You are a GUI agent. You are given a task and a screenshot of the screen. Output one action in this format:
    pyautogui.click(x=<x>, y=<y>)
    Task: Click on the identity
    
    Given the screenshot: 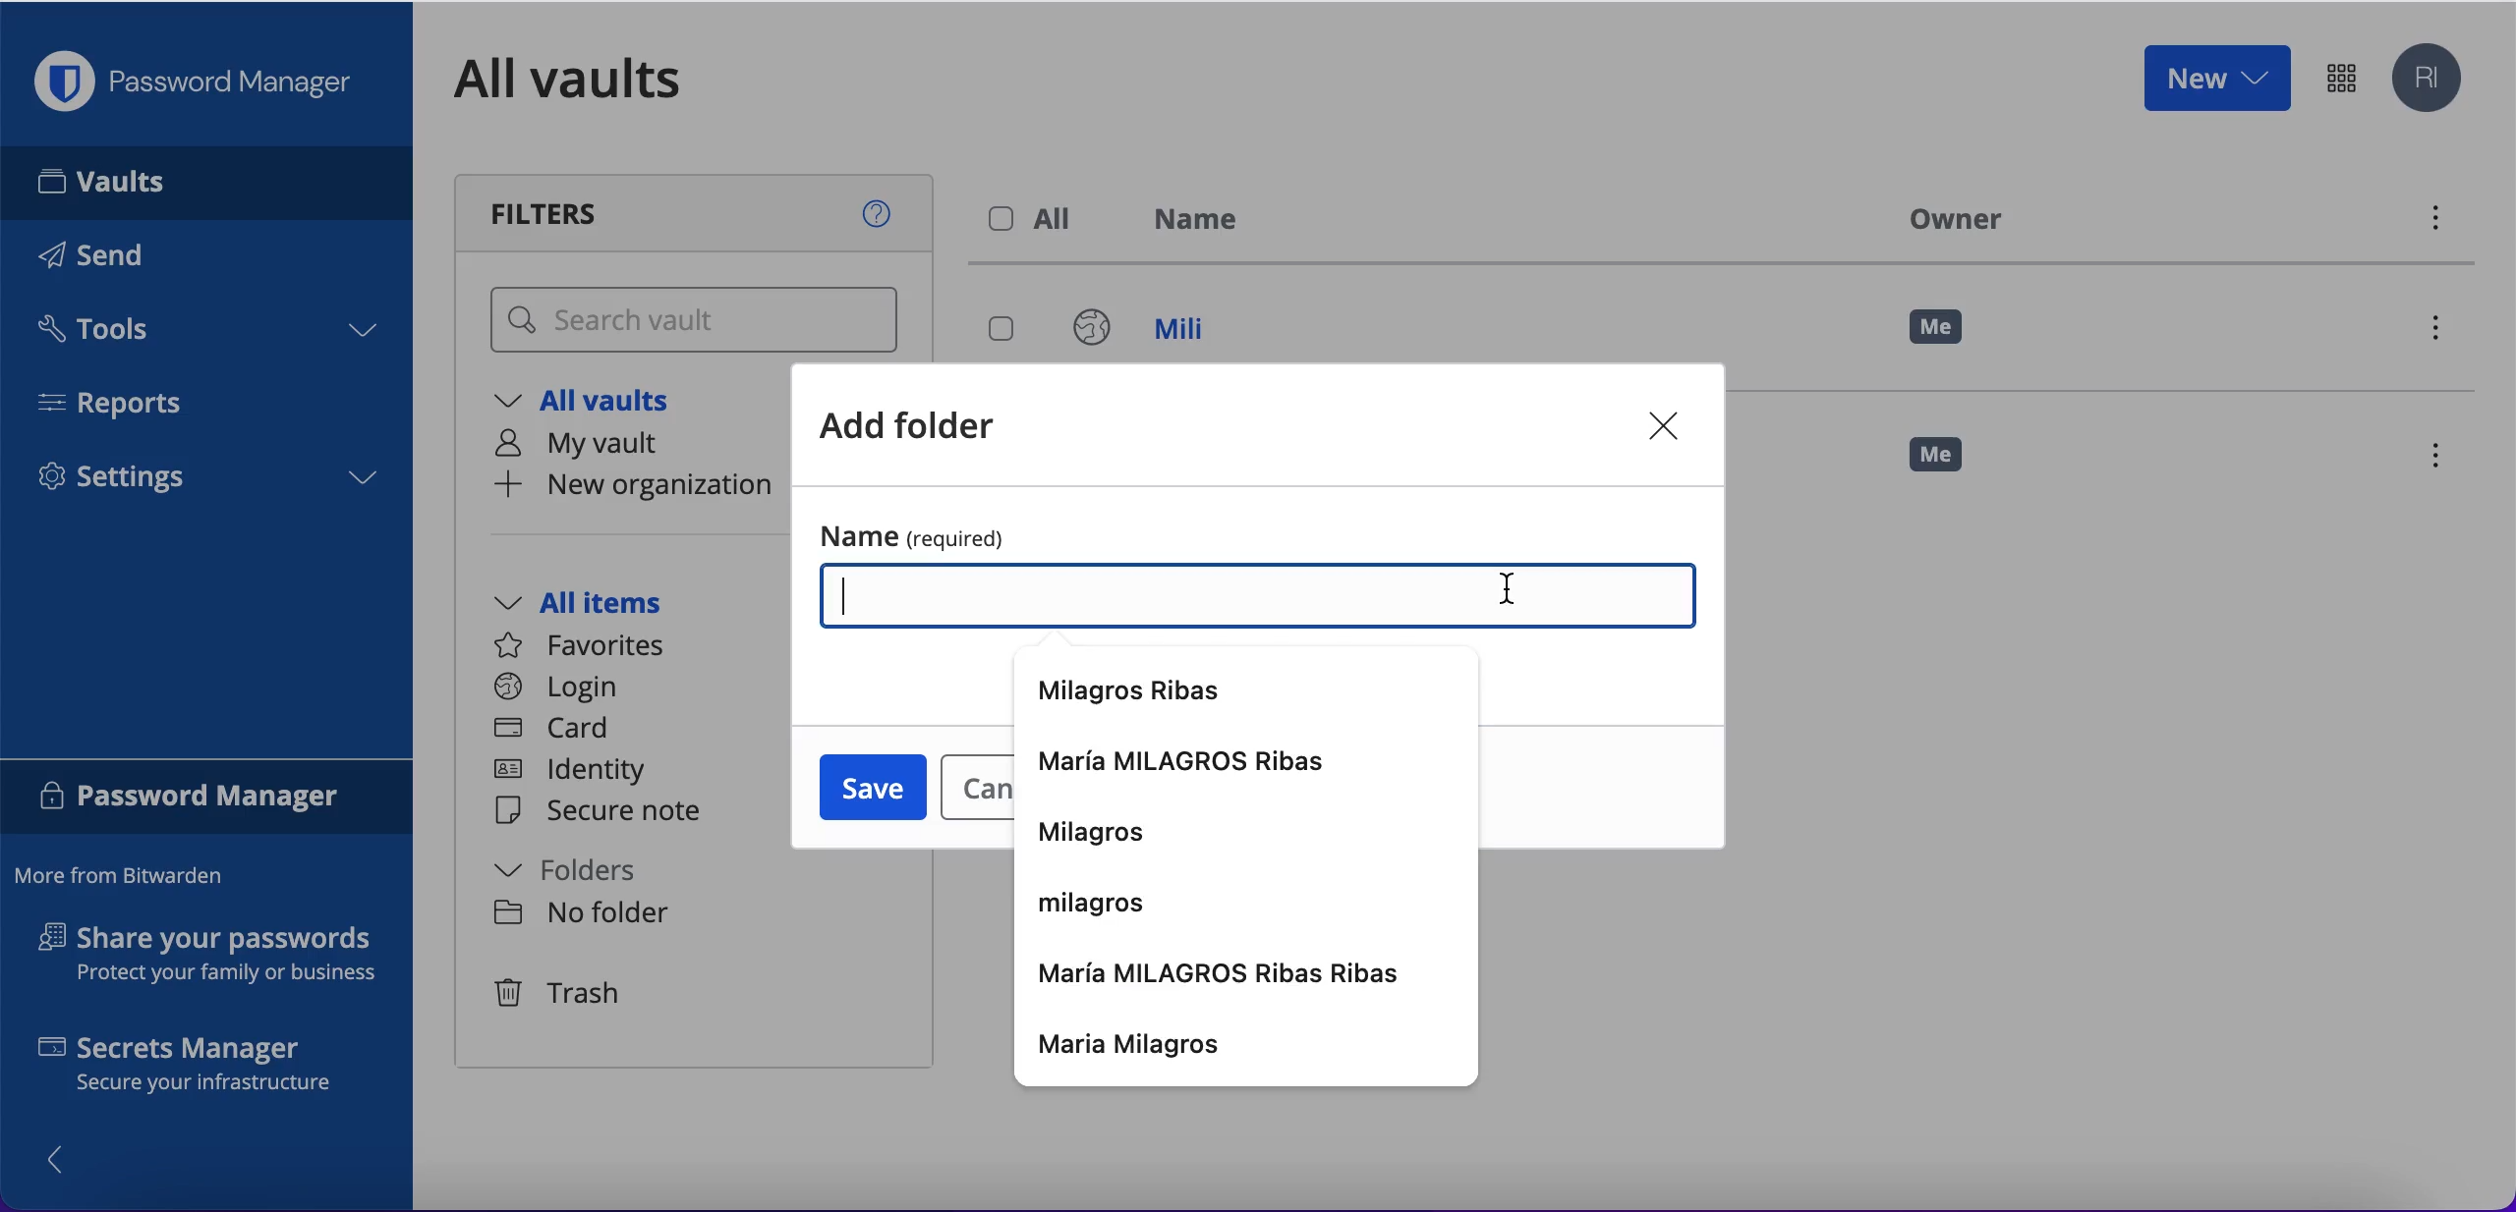 What is the action you would take?
    pyautogui.click(x=577, y=770)
    